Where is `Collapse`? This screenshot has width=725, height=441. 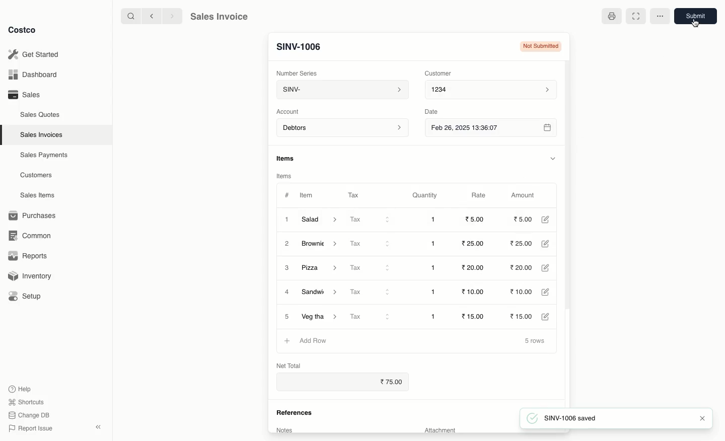 Collapse is located at coordinates (99, 427).